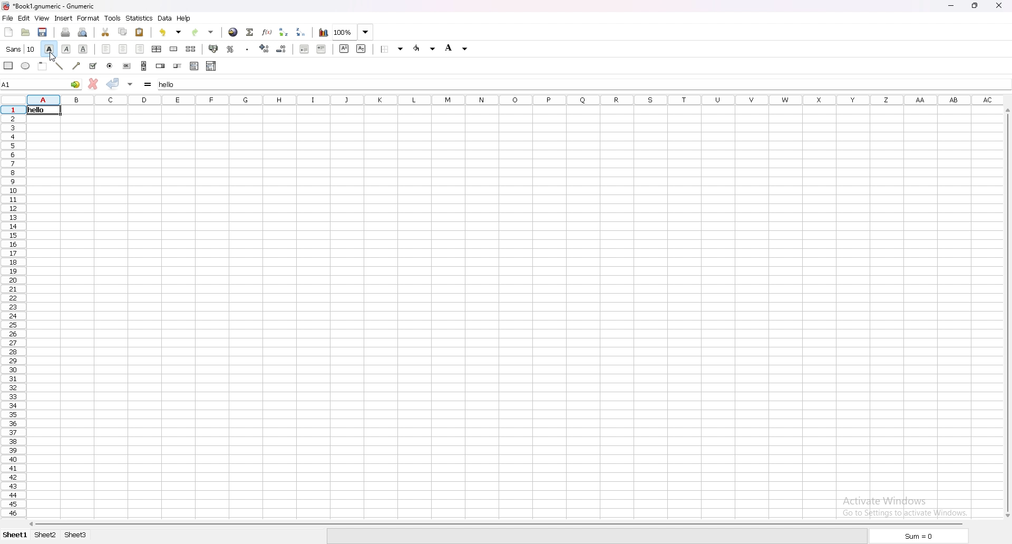 The image size is (1012, 544). What do you see at coordinates (94, 66) in the screenshot?
I see `checkbox` at bounding box center [94, 66].